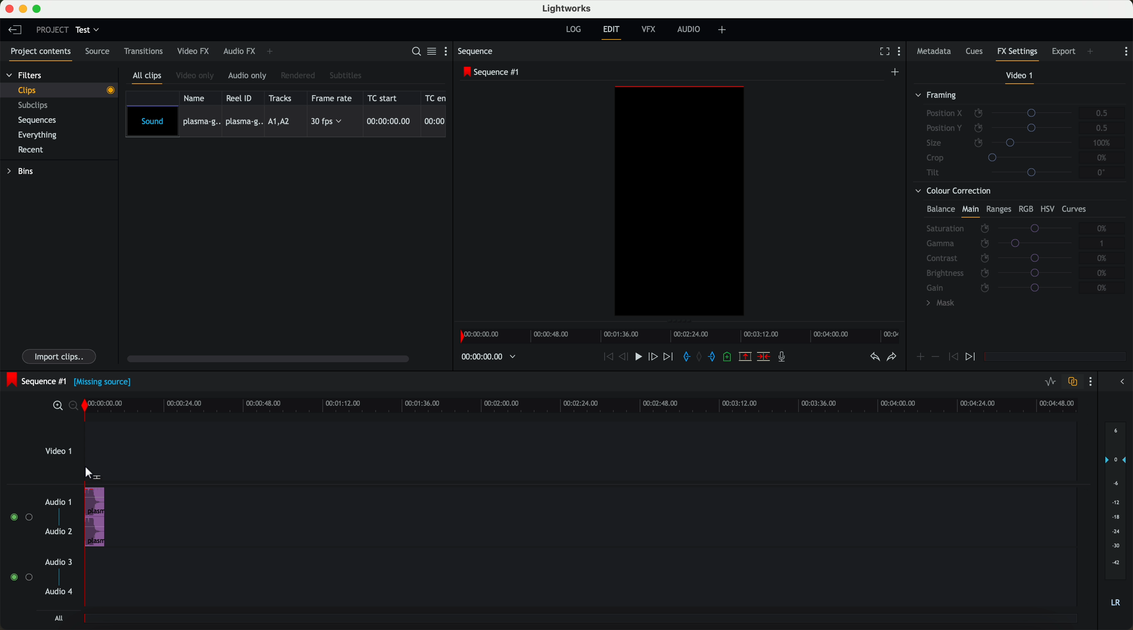 The height and width of the screenshot is (630, 1133). Describe the element at coordinates (701, 358) in the screenshot. I see `clear all marks` at that location.